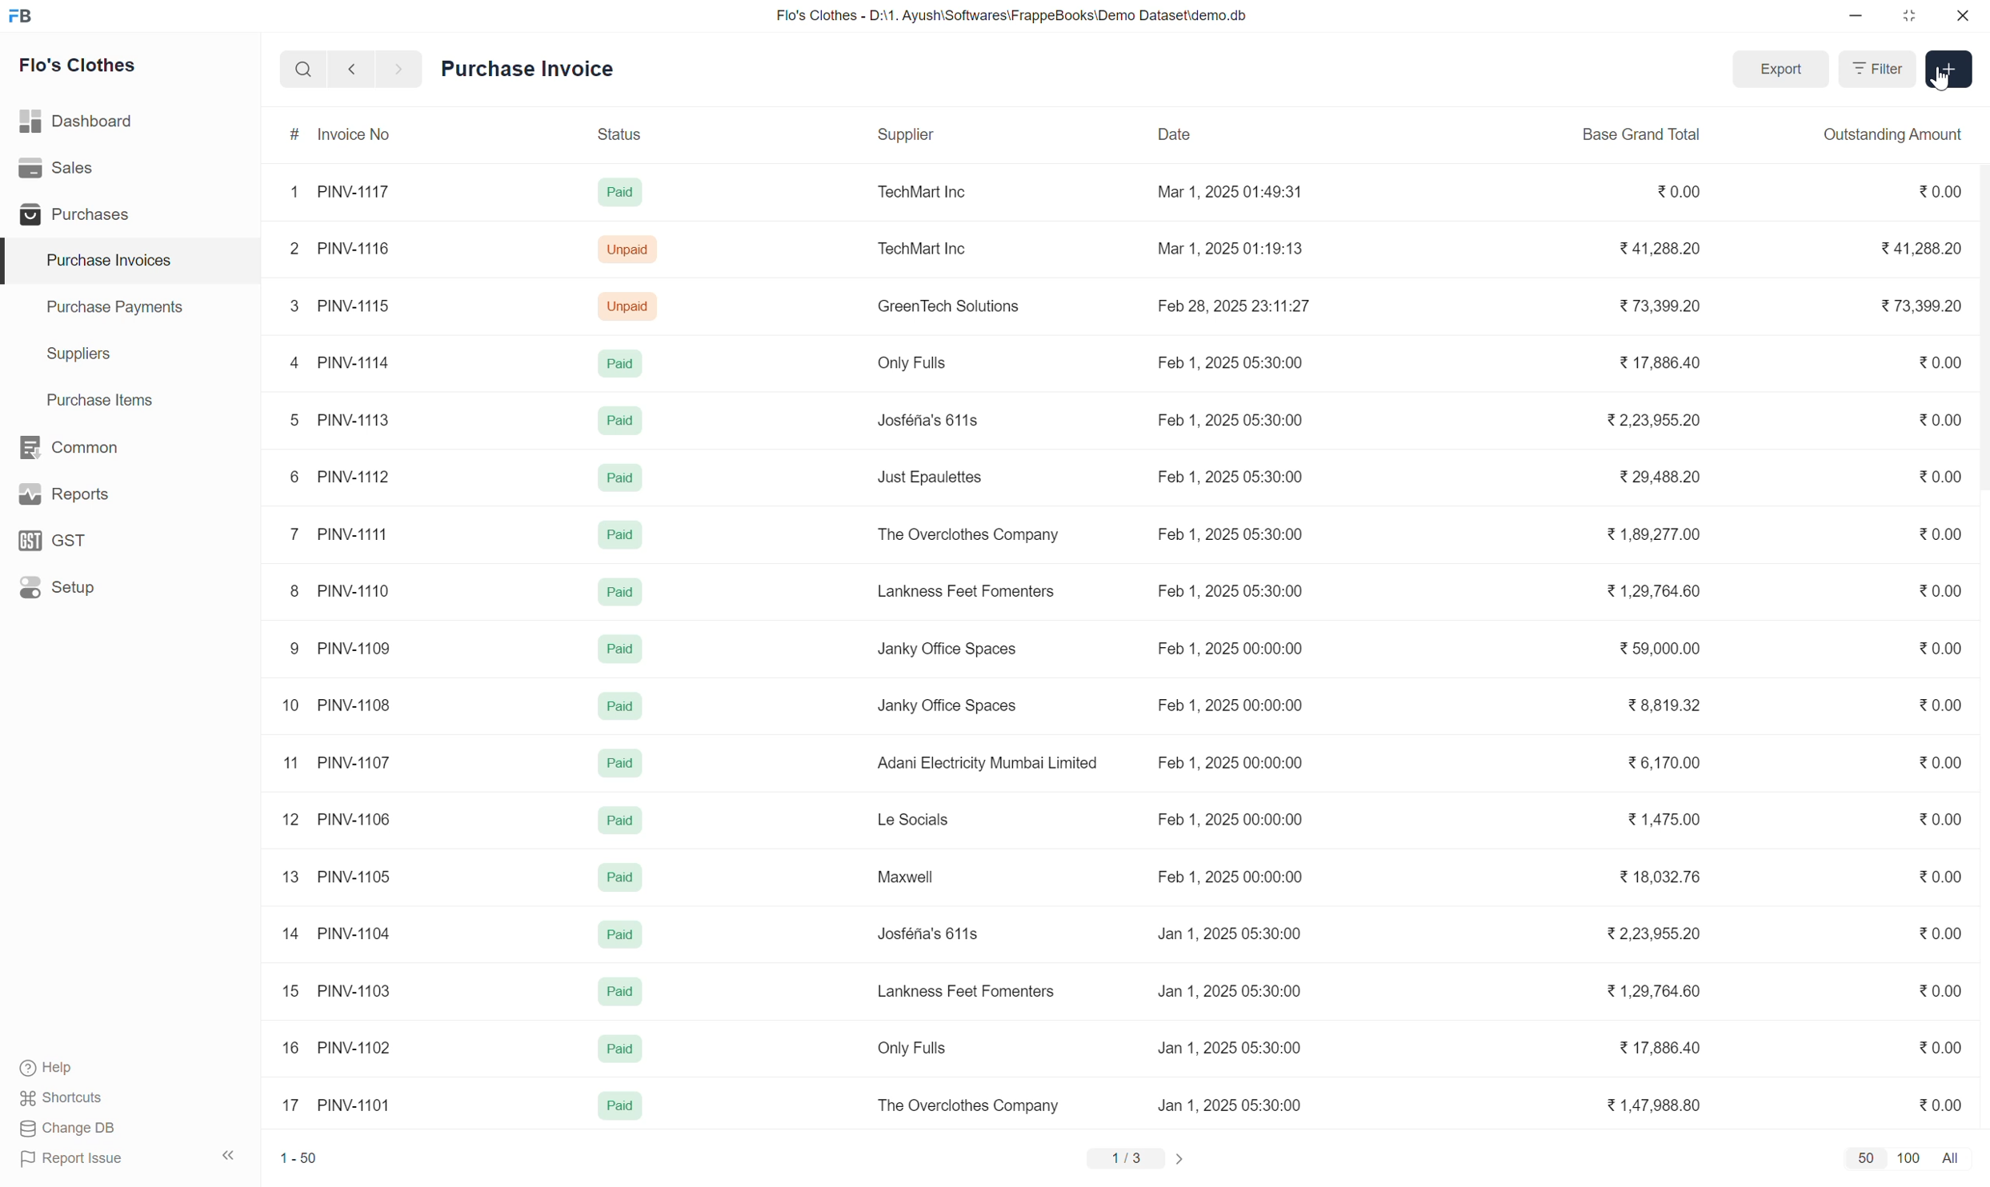 The height and width of the screenshot is (1187, 1990). I want to click on Paid, so click(621, 932).